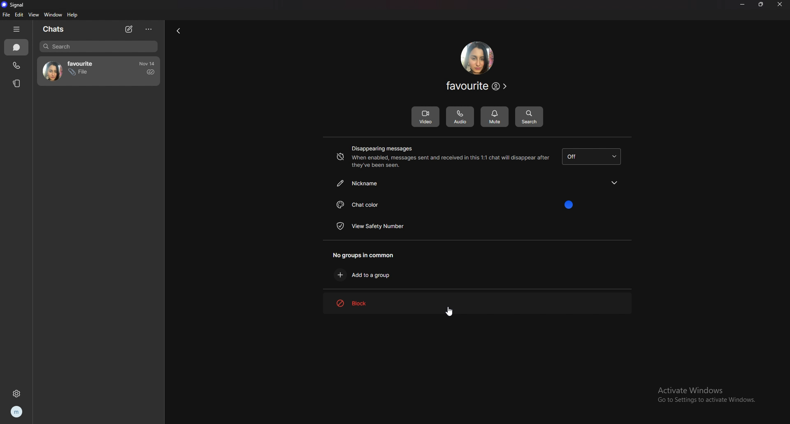 This screenshot has height=424, width=790. I want to click on no groups in common, so click(368, 254).